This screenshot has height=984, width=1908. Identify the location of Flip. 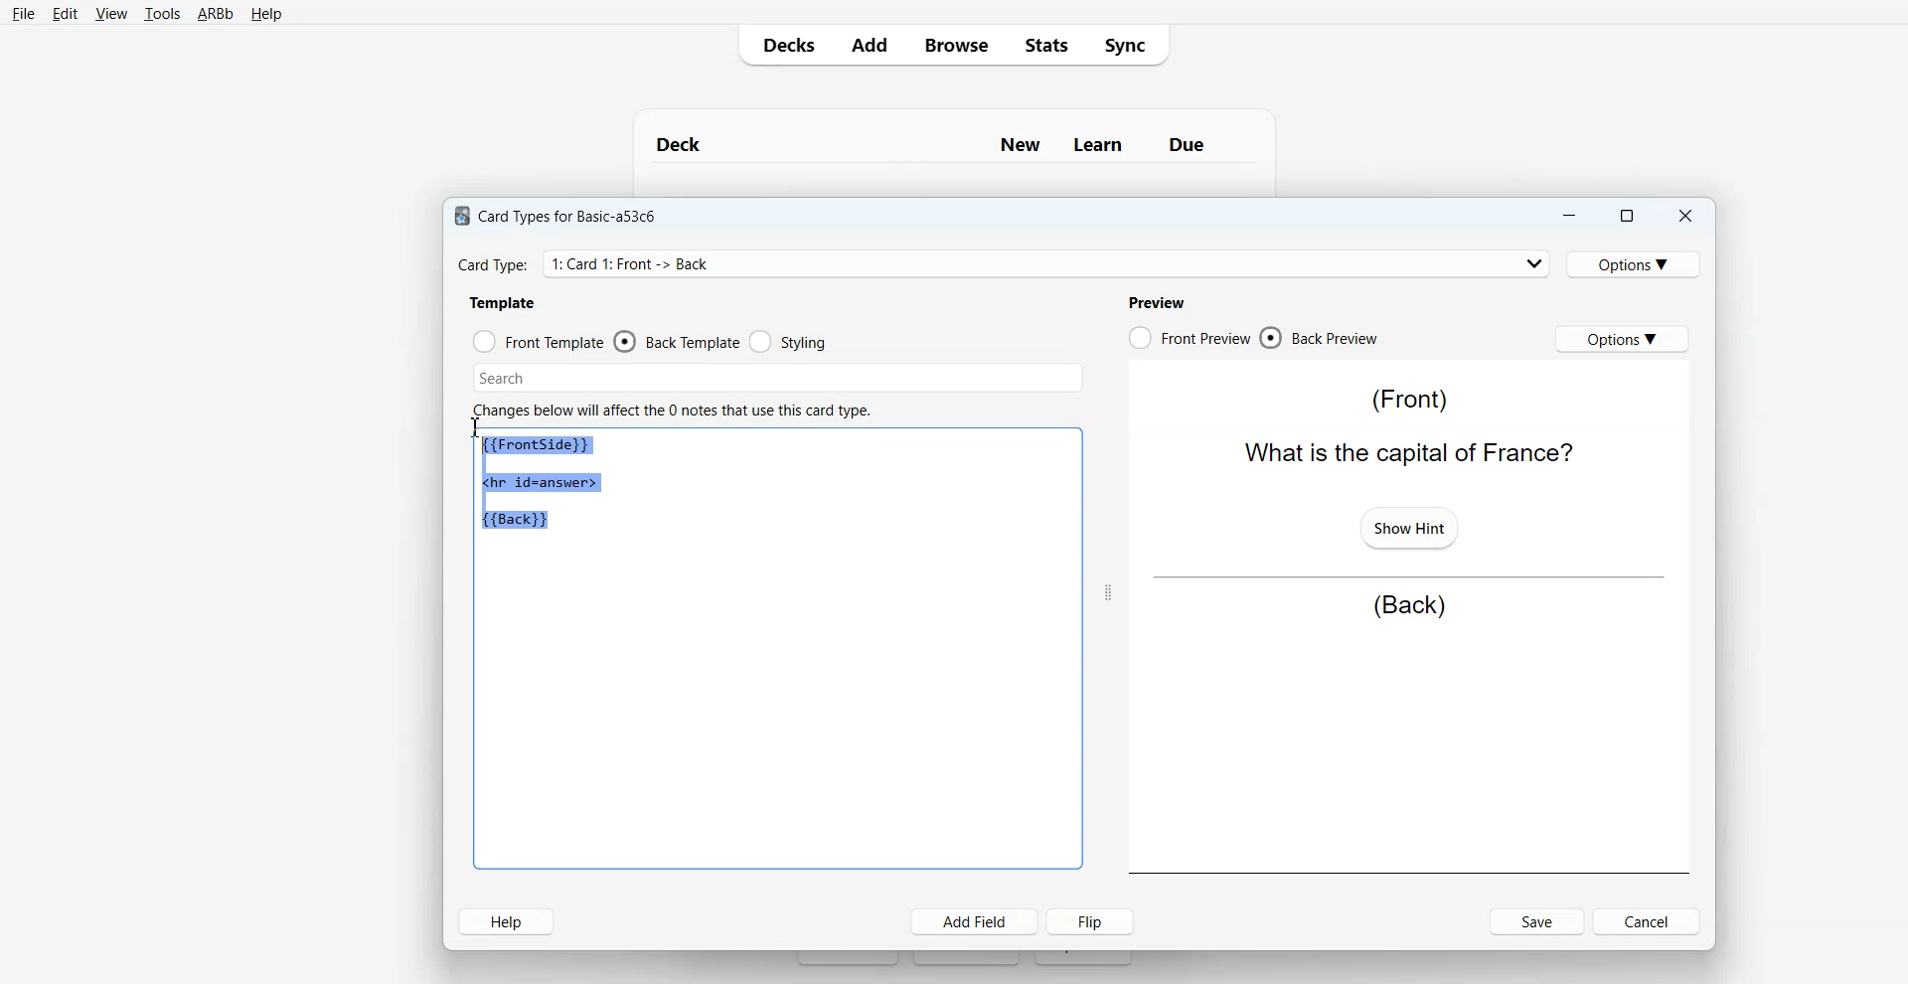
(1094, 920).